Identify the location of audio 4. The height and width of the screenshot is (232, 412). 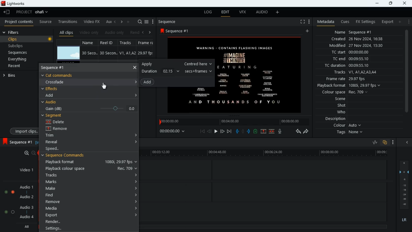
(26, 218).